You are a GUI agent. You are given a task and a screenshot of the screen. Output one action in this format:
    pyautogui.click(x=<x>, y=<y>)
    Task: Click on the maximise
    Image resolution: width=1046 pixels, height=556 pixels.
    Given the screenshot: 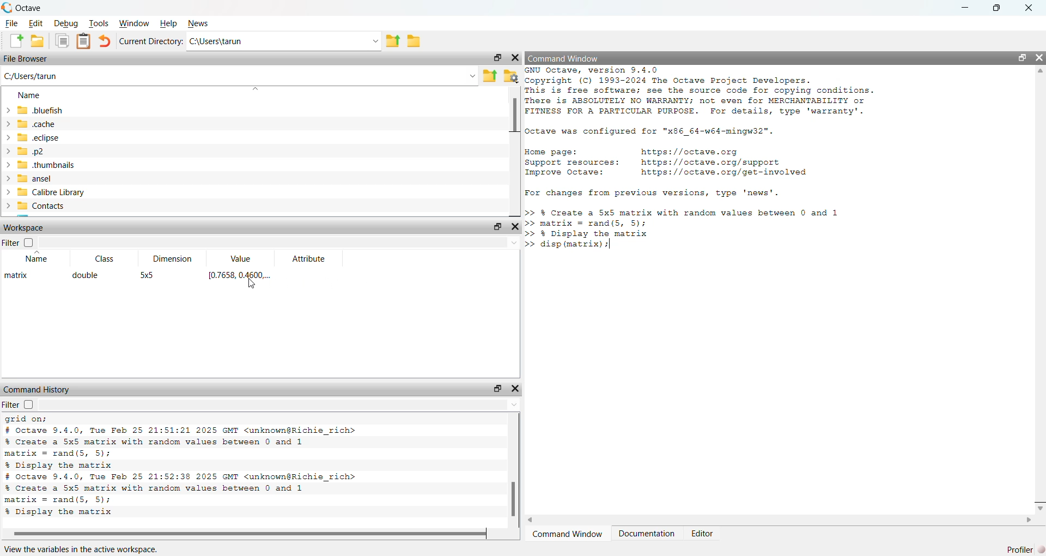 What is the action you would take?
    pyautogui.click(x=1021, y=58)
    